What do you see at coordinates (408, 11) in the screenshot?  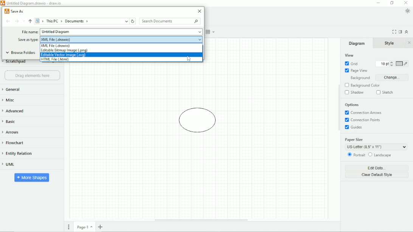 I see `Appearance` at bounding box center [408, 11].